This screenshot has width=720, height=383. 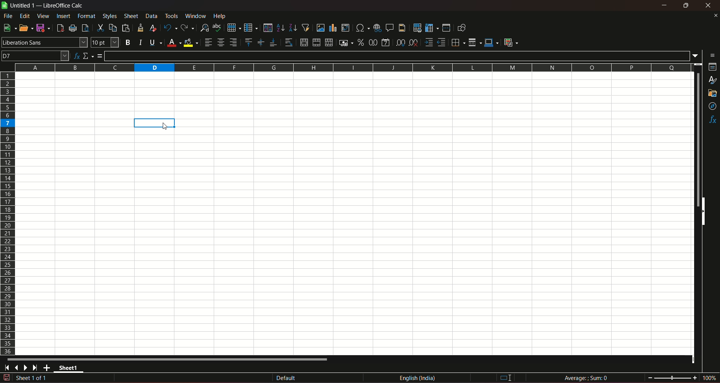 I want to click on scroll to previous, so click(x=17, y=368).